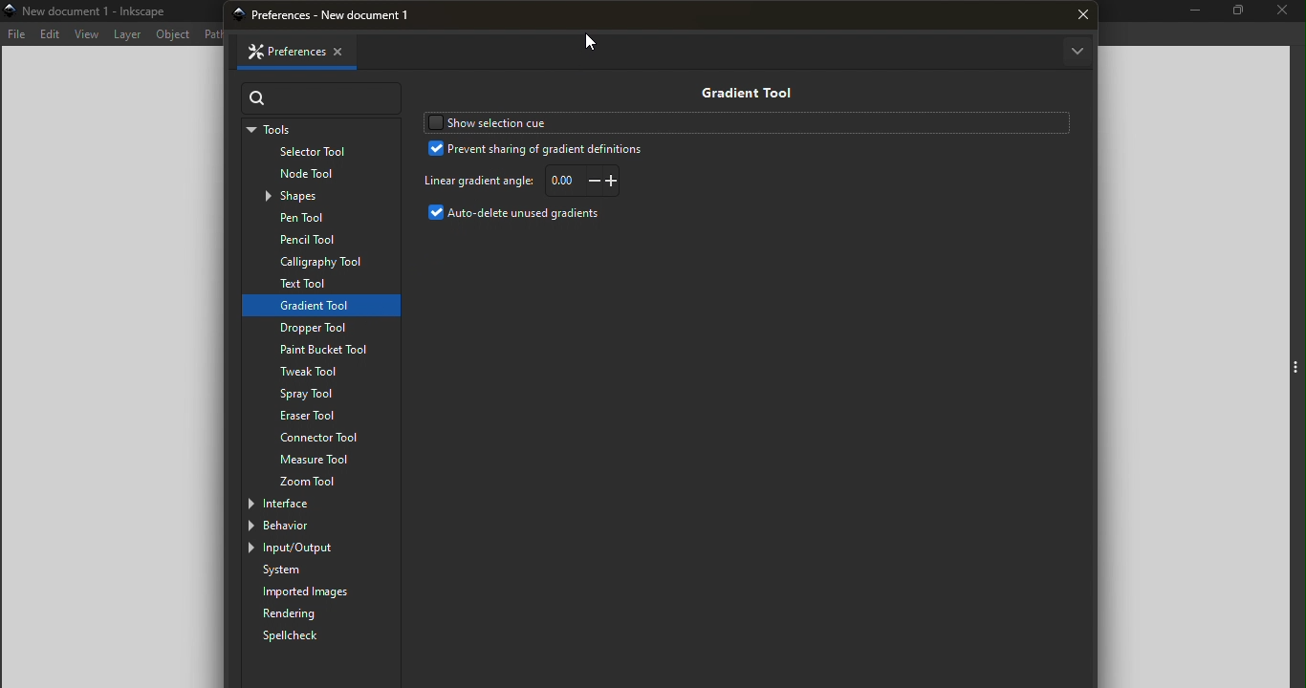 The width and height of the screenshot is (1306, 688). I want to click on Rendering, so click(318, 613).